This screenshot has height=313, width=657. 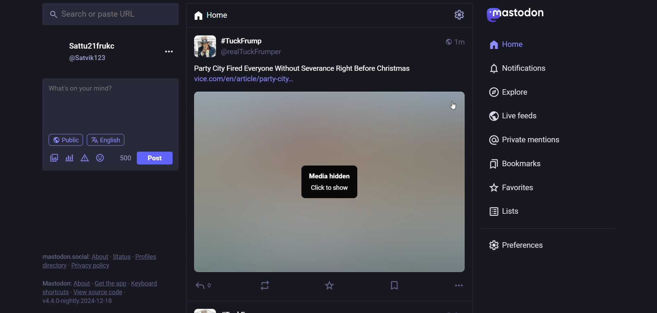 What do you see at coordinates (54, 281) in the screenshot?
I see `text` at bounding box center [54, 281].